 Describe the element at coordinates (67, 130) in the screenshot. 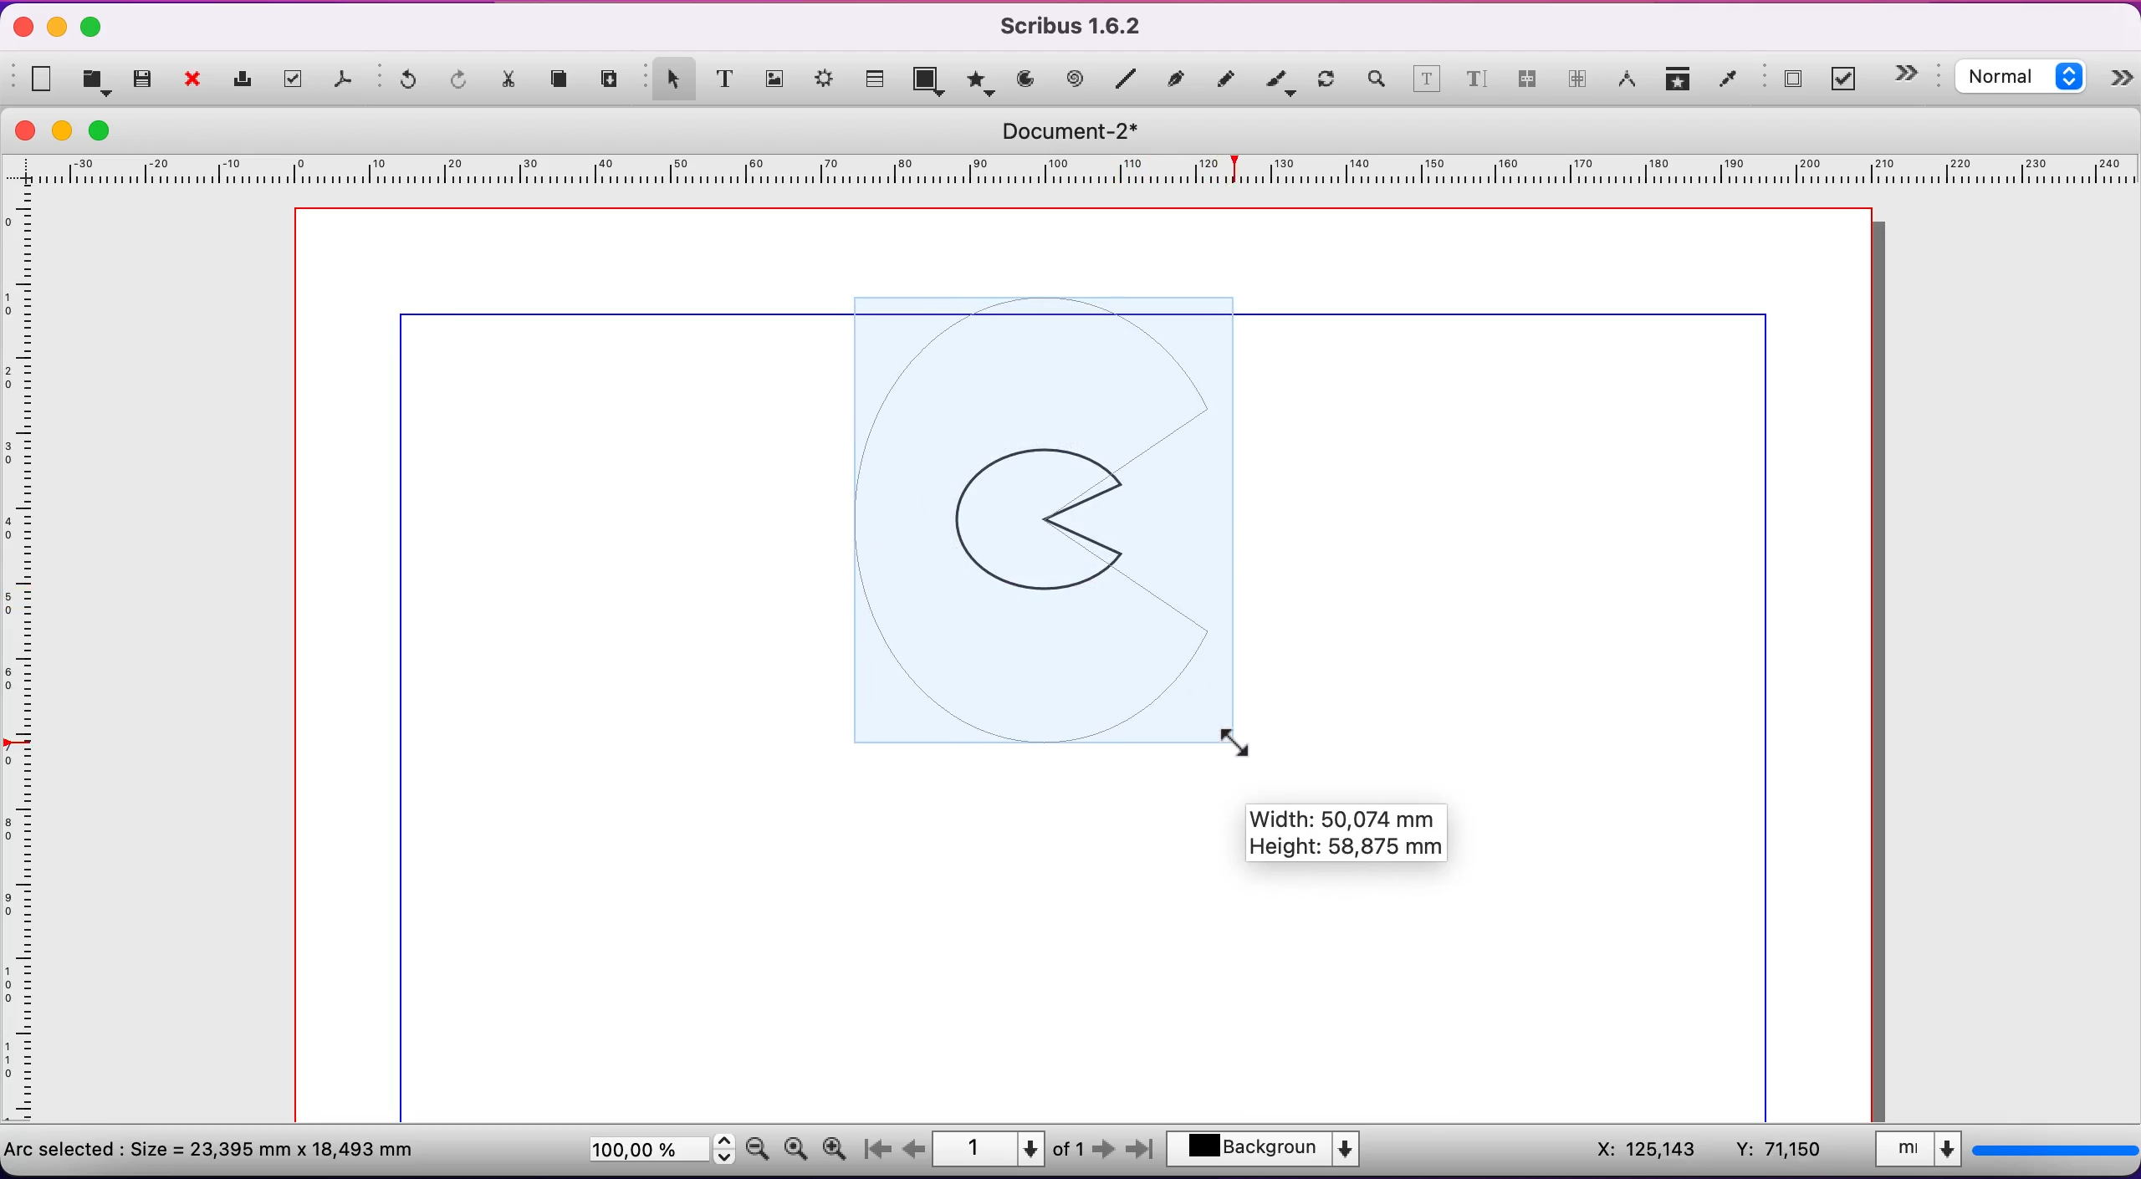

I see `minimize` at that location.